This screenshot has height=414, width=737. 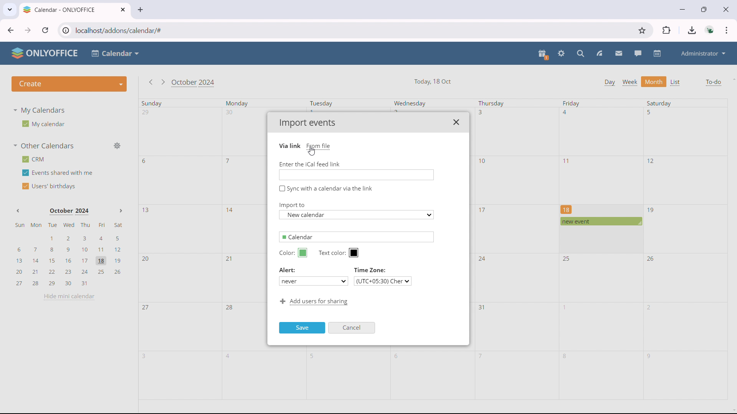 I want to click on Friday, so click(x=572, y=103).